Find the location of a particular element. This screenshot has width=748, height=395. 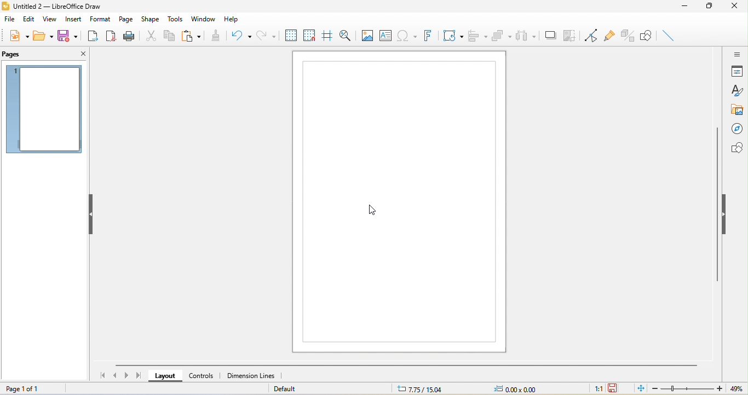

the document has not been modified since the last save is located at coordinates (616, 387).